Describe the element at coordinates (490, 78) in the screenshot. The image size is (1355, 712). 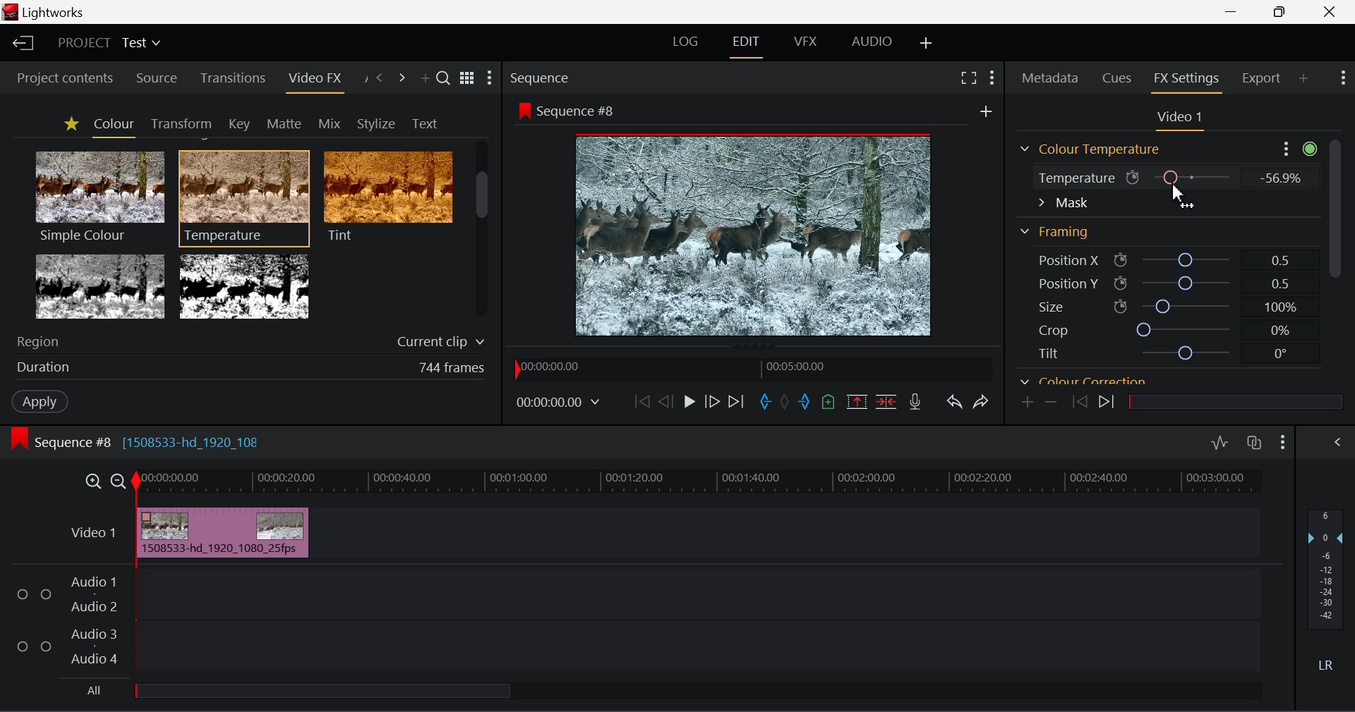
I see `Show Settings` at that location.